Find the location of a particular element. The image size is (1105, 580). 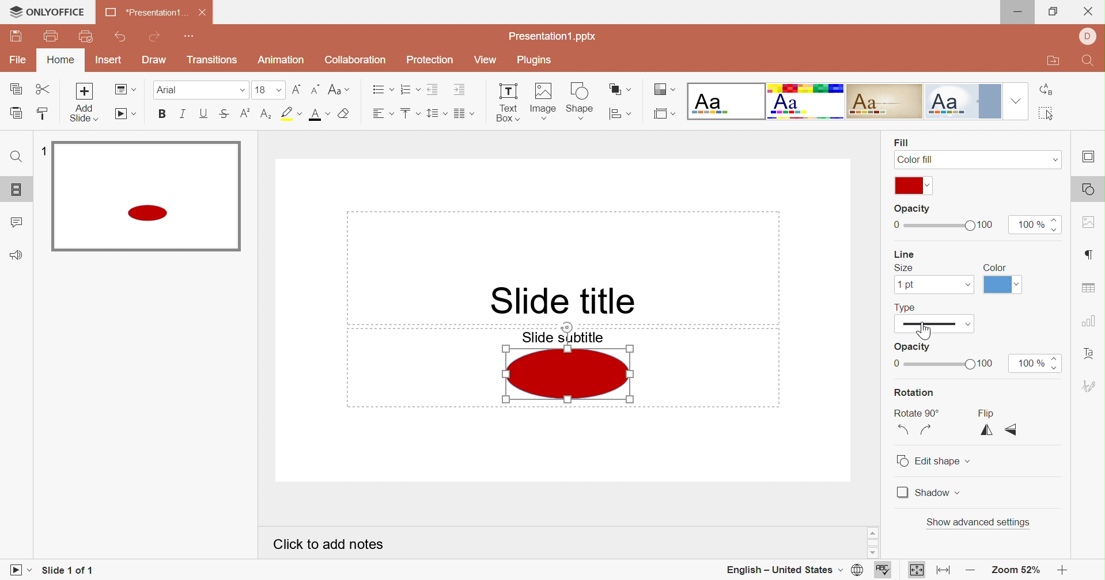

Comments is located at coordinates (18, 223).